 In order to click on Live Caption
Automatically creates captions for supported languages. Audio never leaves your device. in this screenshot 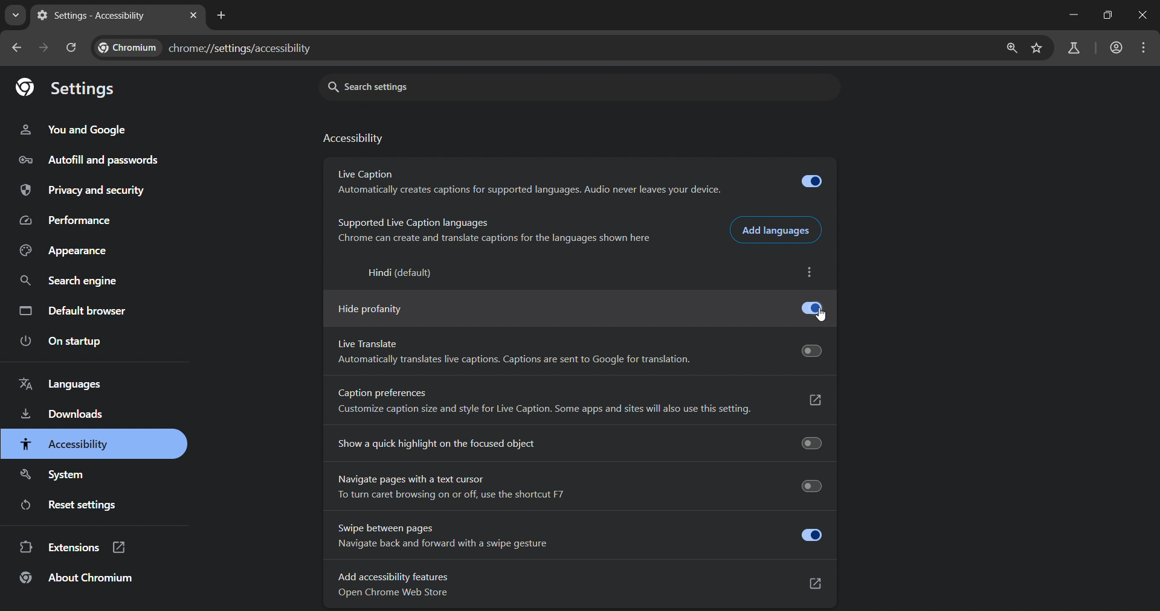, I will do `click(581, 184)`.